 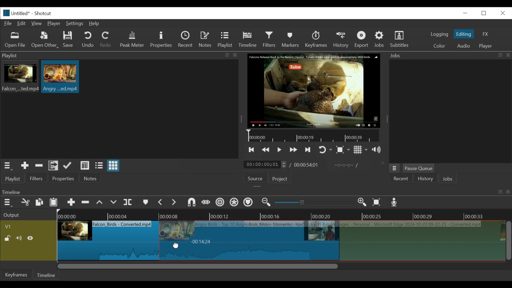 I want to click on jobs panel, so click(x=450, y=111).